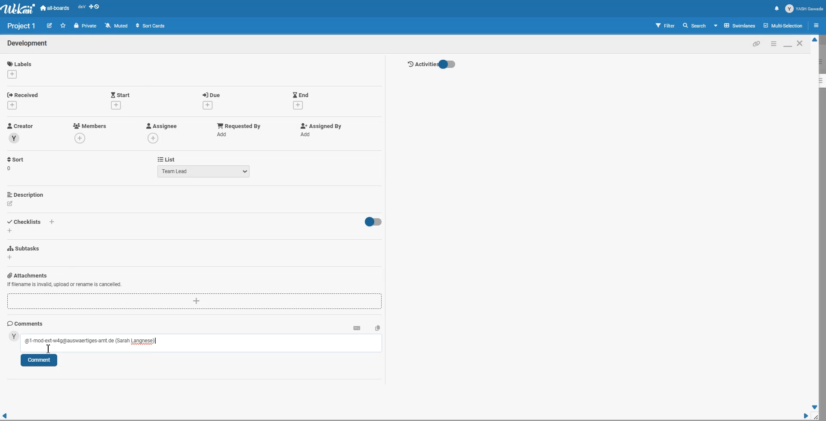 This screenshot has height=421, width=826. What do you see at coordinates (26, 194) in the screenshot?
I see `Add Description` at bounding box center [26, 194].